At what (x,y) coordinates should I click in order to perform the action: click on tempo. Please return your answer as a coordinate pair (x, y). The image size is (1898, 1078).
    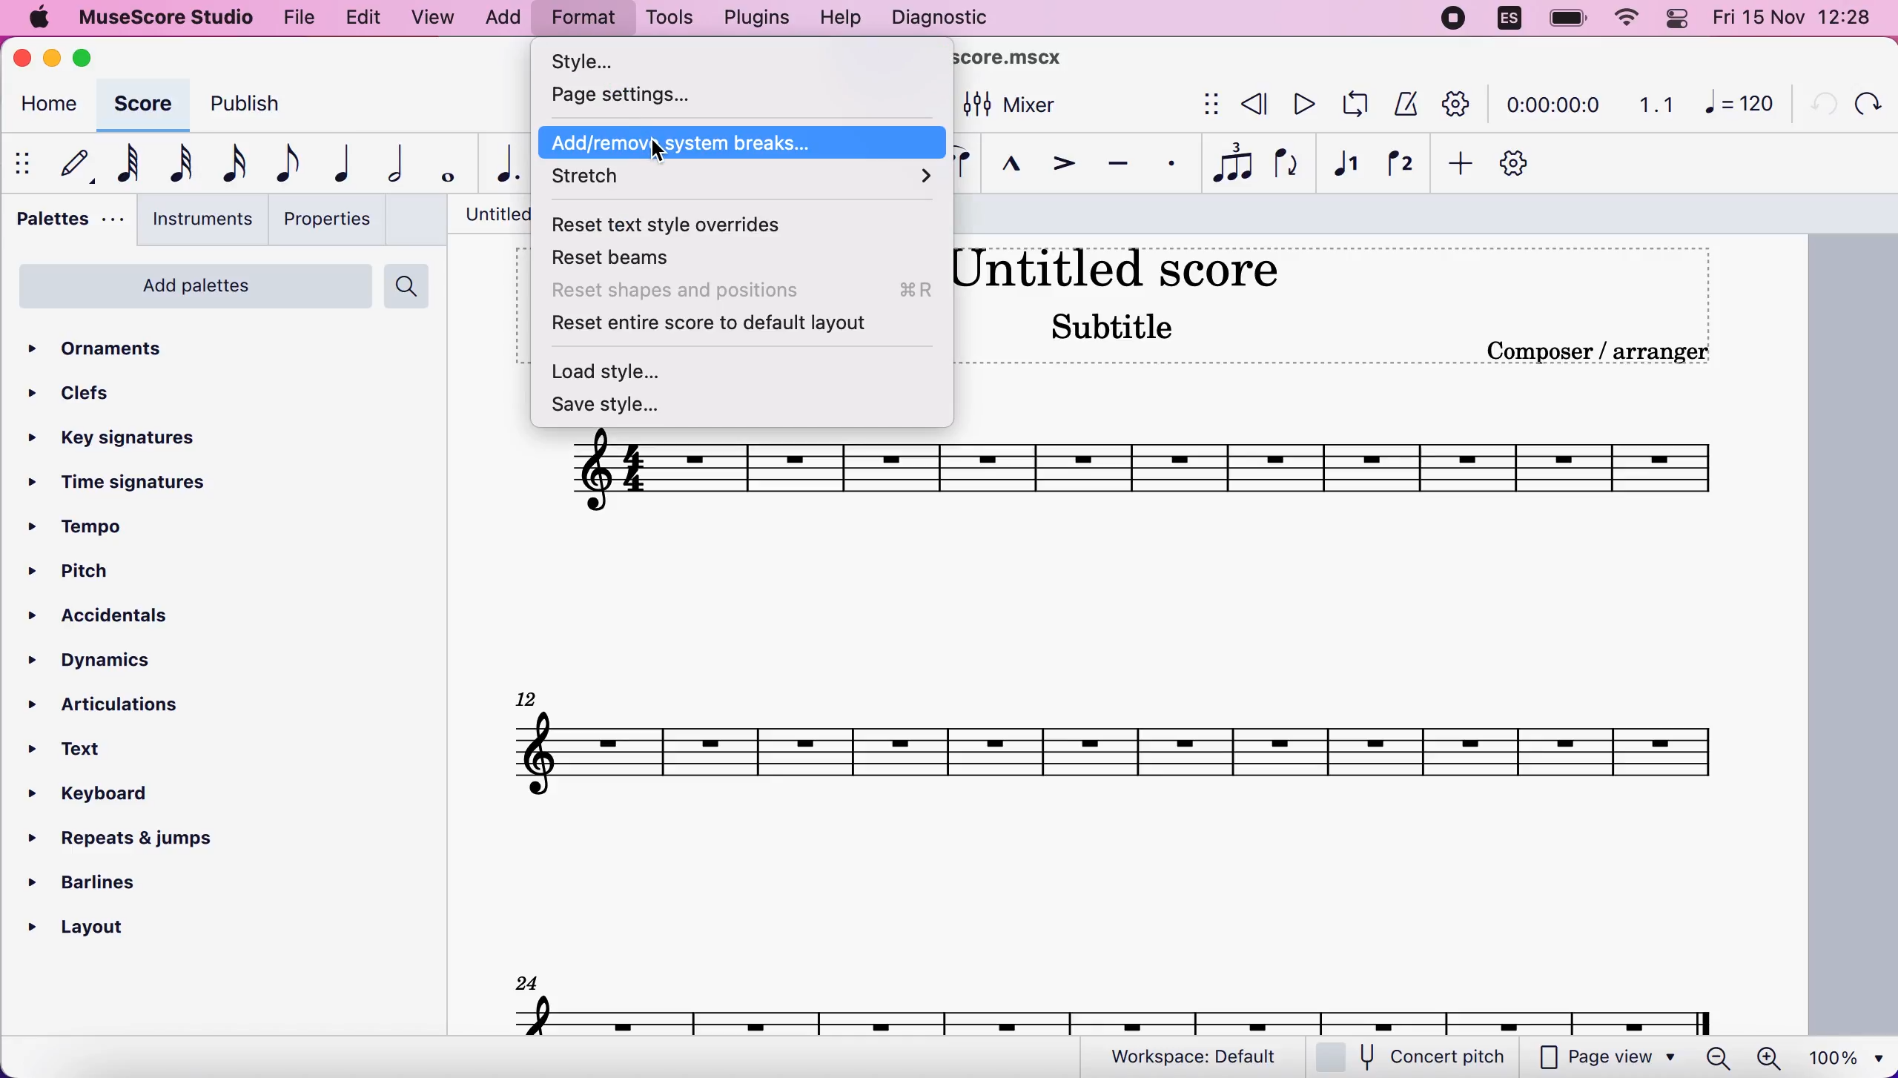
    Looking at the image, I should click on (90, 529).